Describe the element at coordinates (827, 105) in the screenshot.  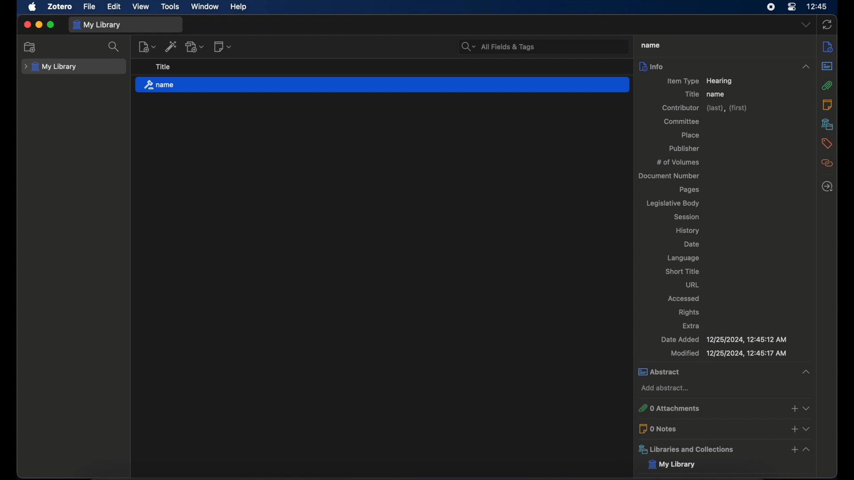
I see `notes` at that location.